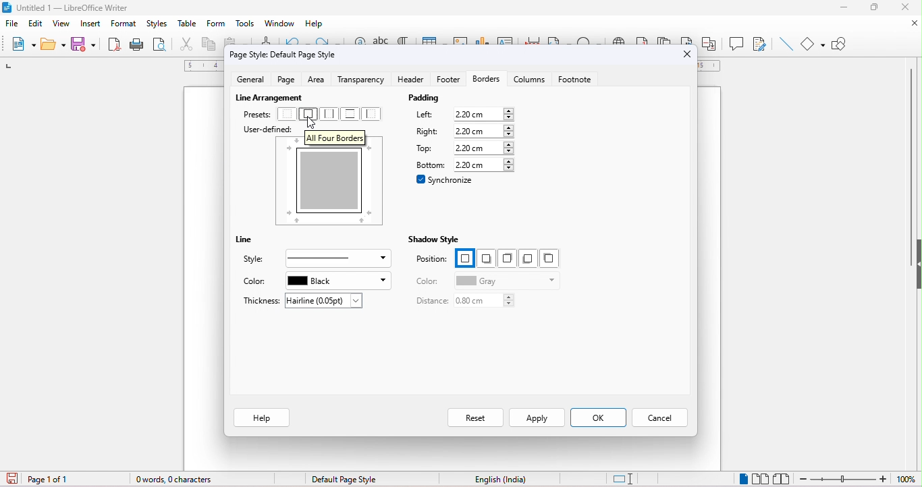  What do you see at coordinates (337, 137) in the screenshot?
I see `All Four Borders` at bounding box center [337, 137].